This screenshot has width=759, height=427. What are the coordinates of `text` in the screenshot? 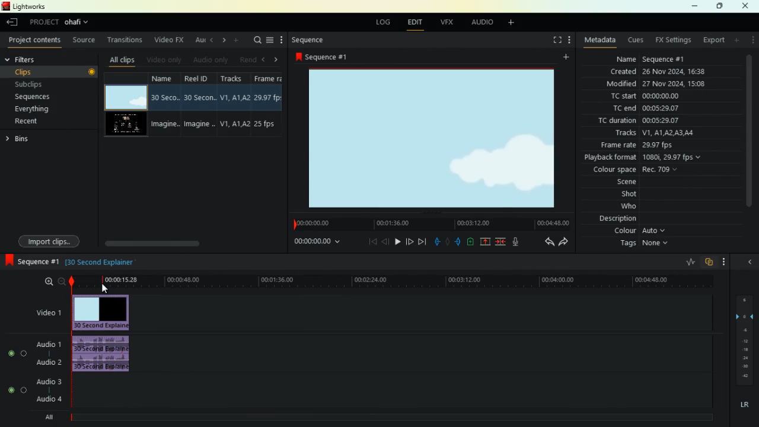 It's located at (112, 265).